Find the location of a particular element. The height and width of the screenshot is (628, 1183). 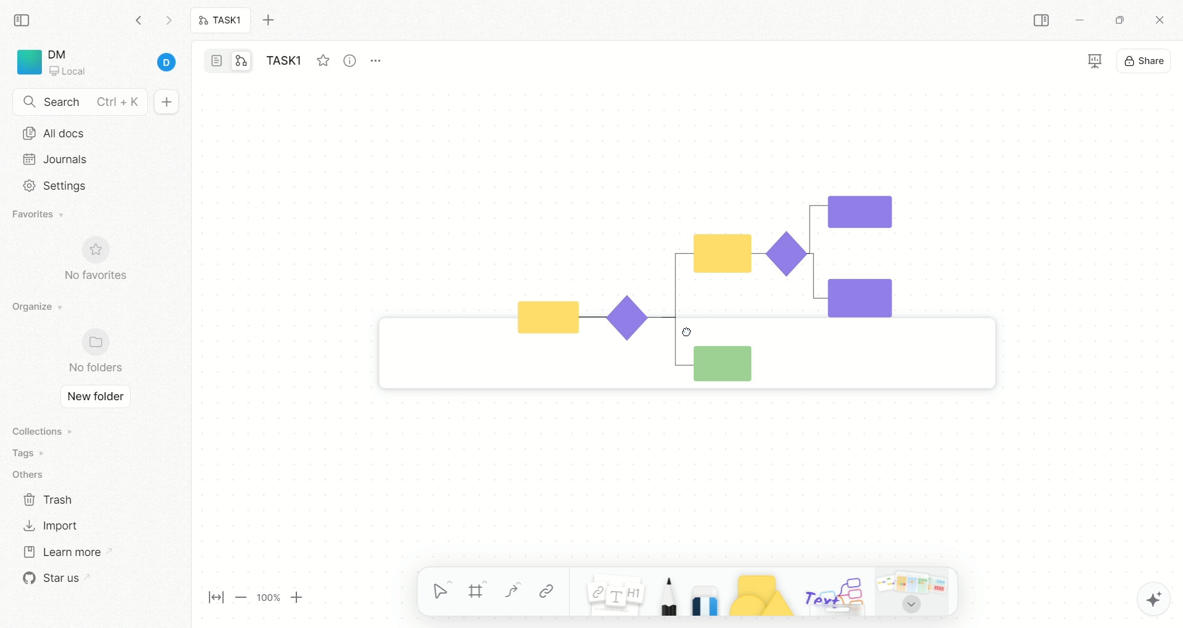

view is located at coordinates (1084, 62).